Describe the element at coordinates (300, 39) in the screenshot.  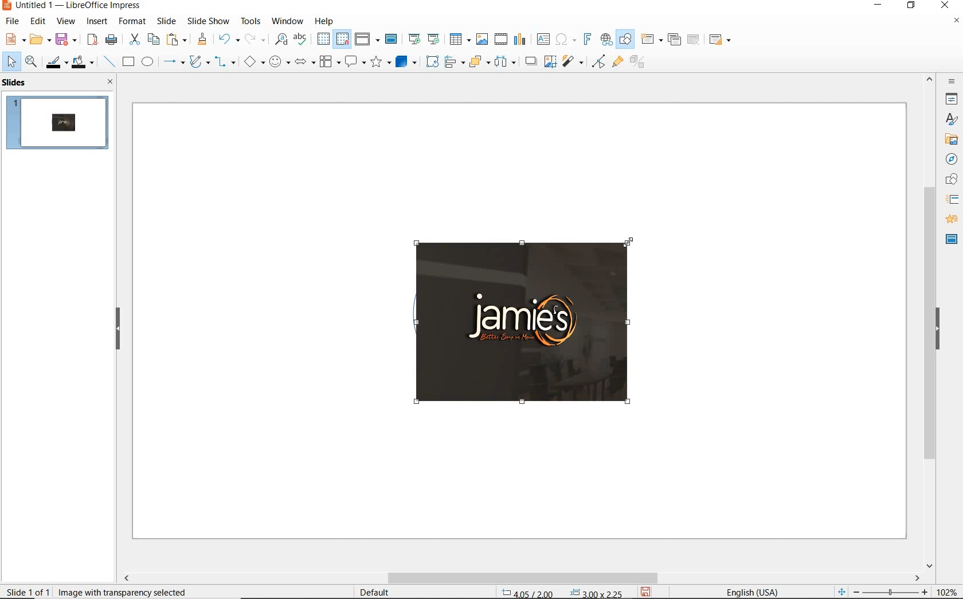
I see `spelling` at that location.